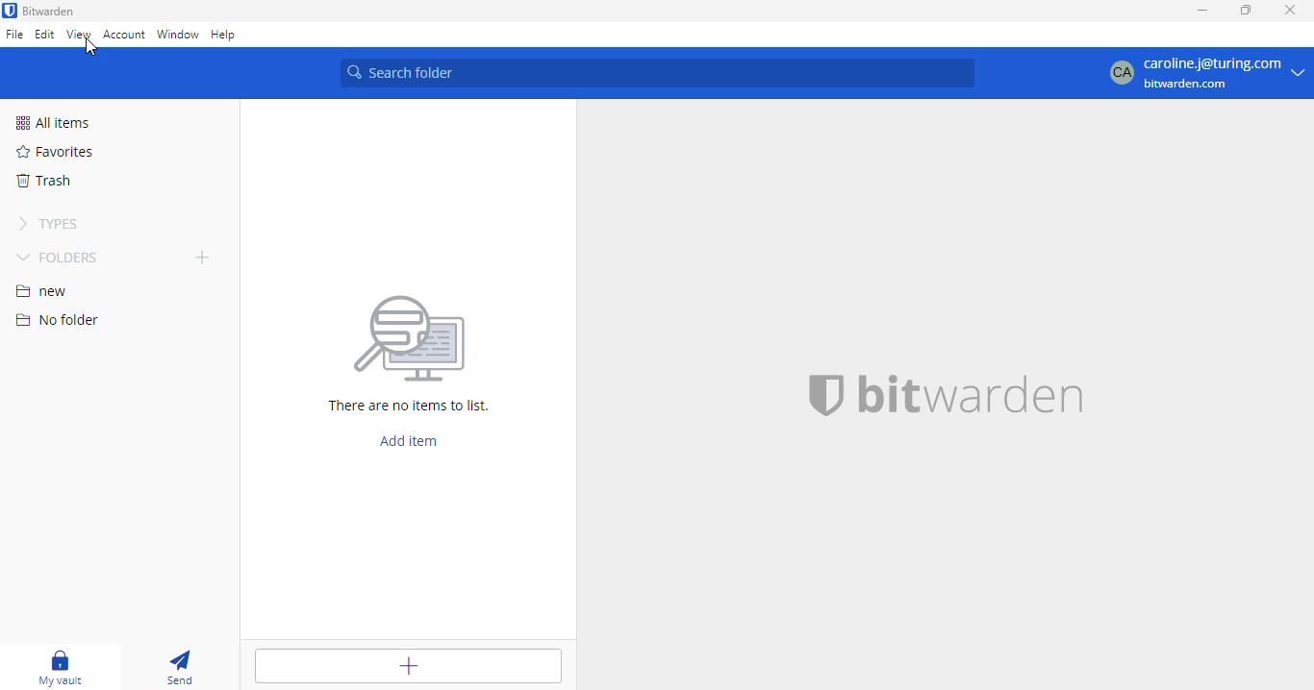 The image size is (1314, 690). Describe the element at coordinates (48, 11) in the screenshot. I see `bitwarden` at that location.